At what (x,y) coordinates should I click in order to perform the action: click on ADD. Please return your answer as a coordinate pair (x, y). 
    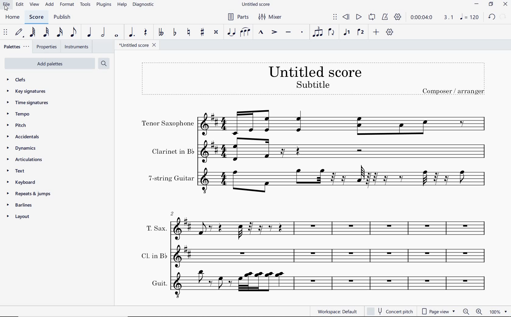
    Looking at the image, I should click on (377, 32).